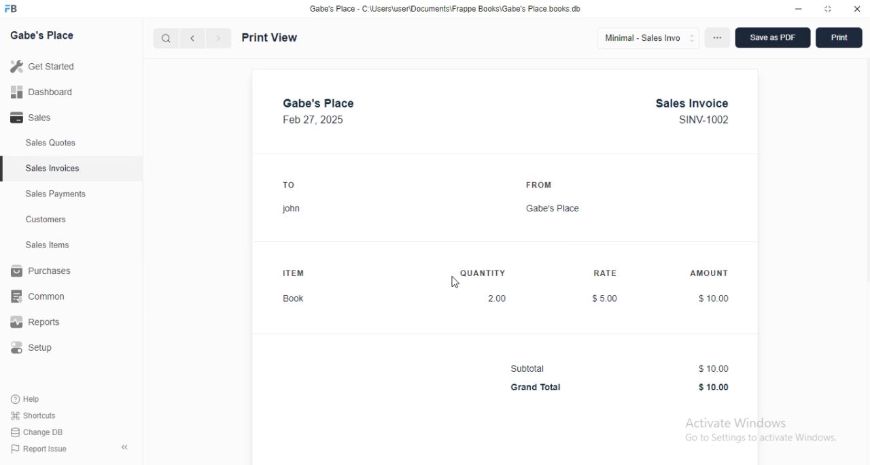  What do you see at coordinates (799, 9) in the screenshot?
I see `minimize` at bounding box center [799, 9].